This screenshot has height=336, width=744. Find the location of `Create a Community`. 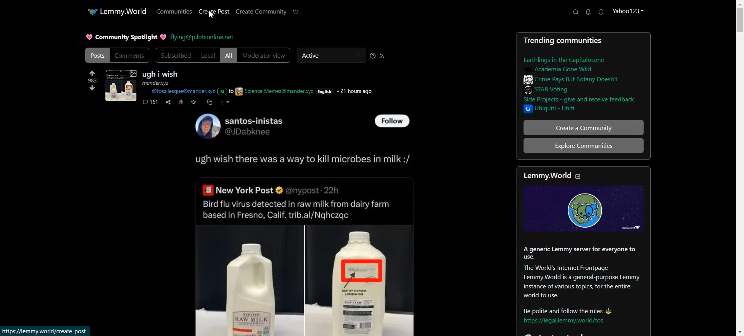

Create a Community is located at coordinates (583, 127).